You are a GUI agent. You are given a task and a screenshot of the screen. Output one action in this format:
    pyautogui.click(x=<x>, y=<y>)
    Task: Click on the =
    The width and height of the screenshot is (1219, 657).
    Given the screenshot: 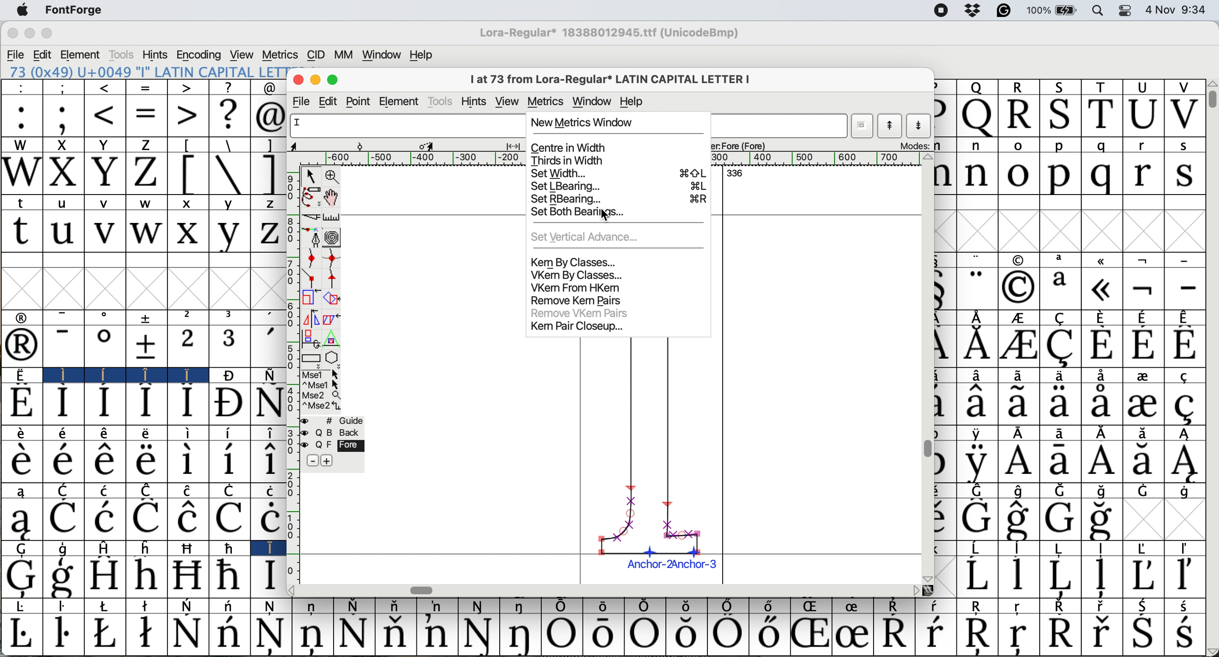 What is the action you would take?
    pyautogui.click(x=147, y=117)
    